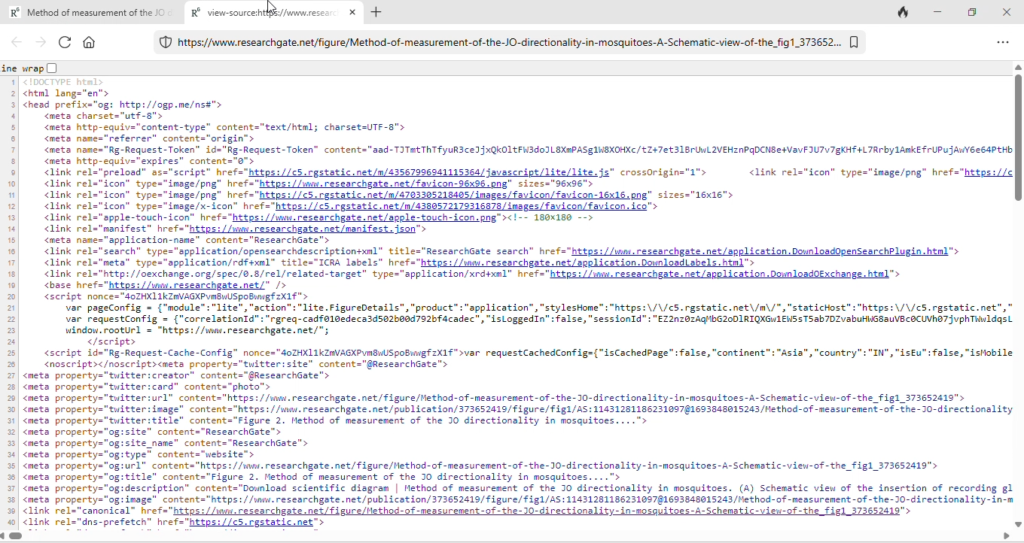 This screenshot has height=543, width=1024. I want to click on track ta, so click(902, 11).